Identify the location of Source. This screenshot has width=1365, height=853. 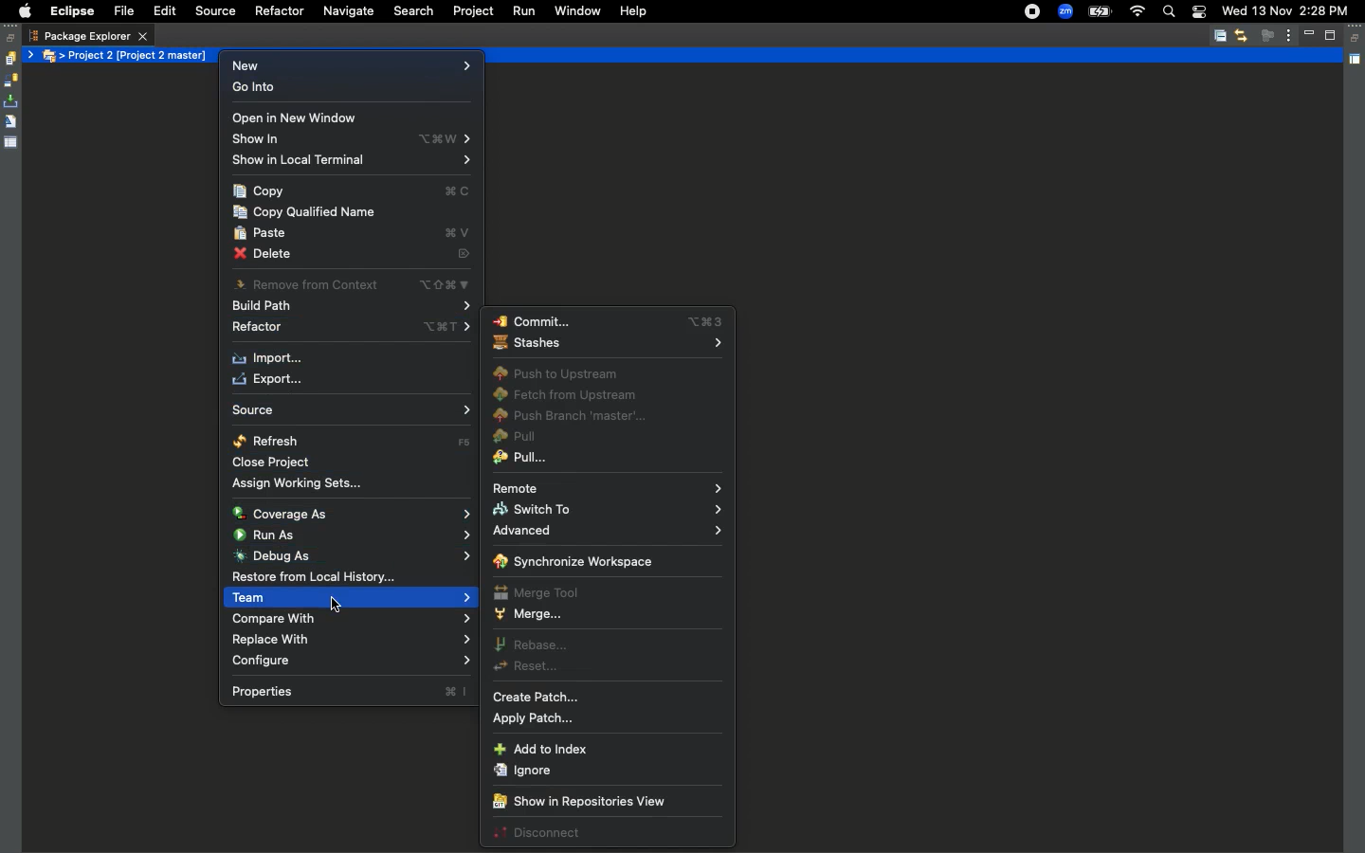
(212, 11).